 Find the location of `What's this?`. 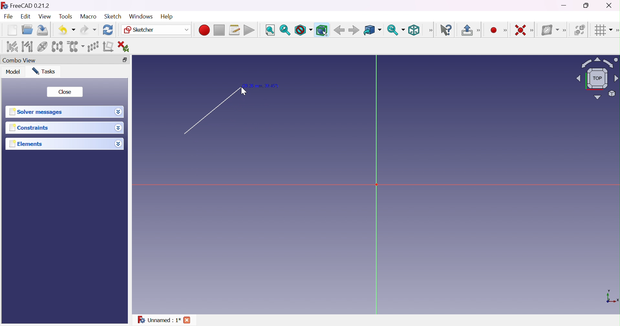

What's this? is located at coordinates (447, 30).